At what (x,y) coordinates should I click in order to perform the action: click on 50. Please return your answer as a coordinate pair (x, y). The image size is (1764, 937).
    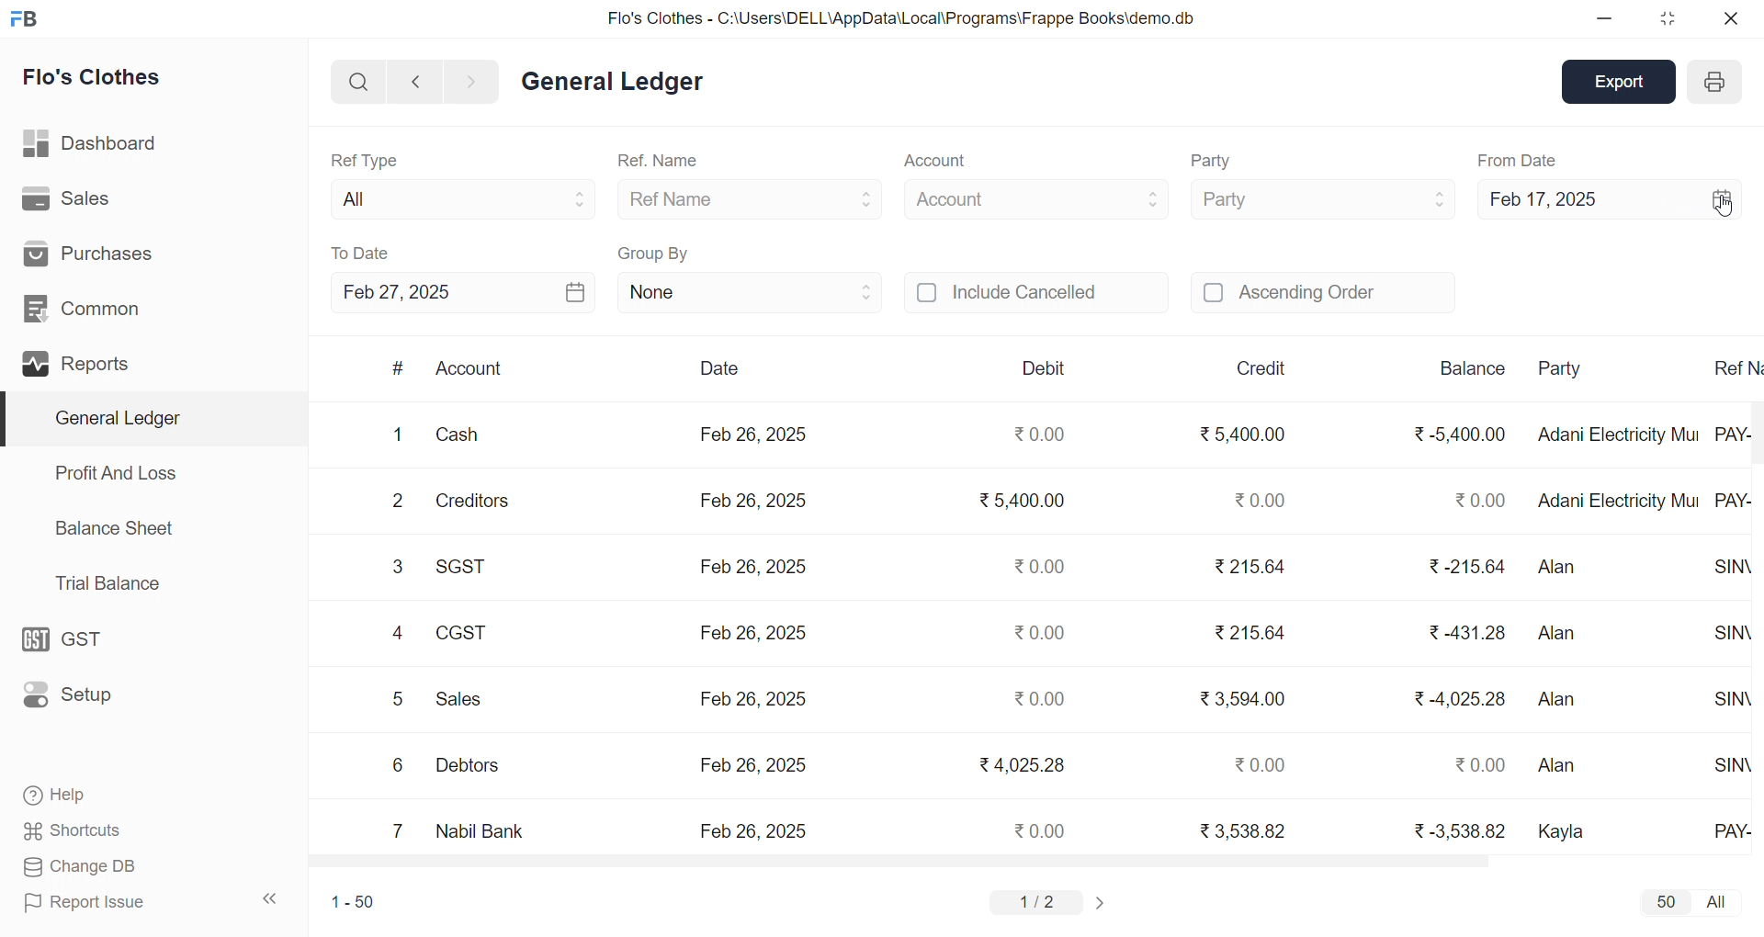
    Looking at the image, I should click on (1665, 901).